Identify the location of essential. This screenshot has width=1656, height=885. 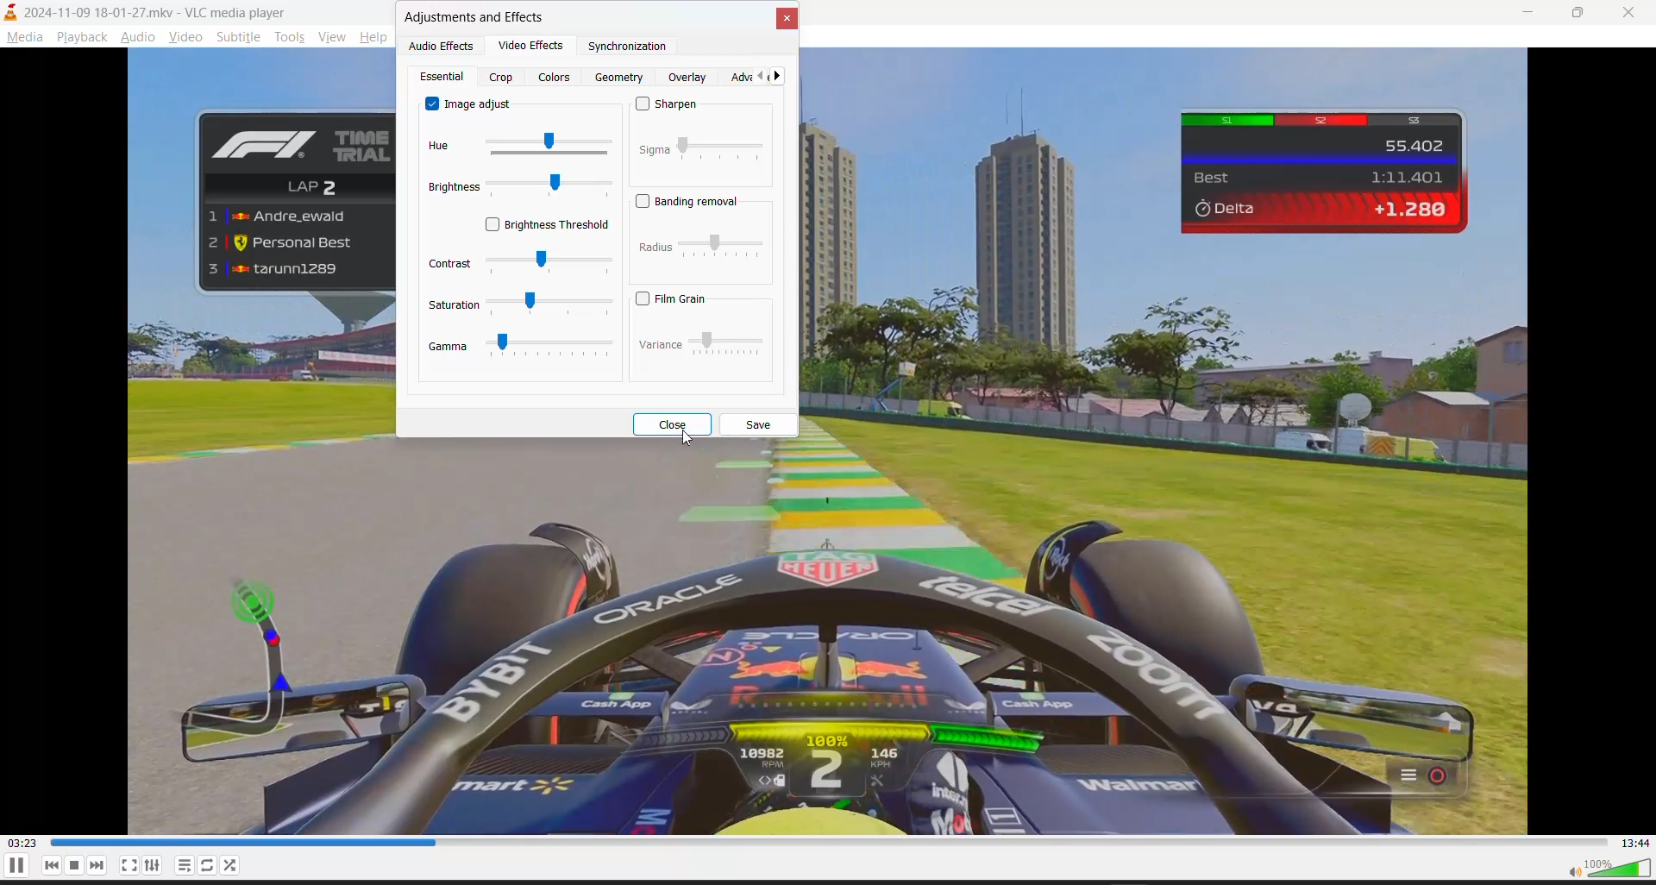
(444, 78).